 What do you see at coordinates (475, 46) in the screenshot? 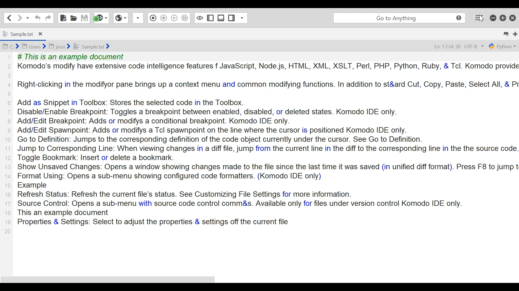
I see `UTF-8` at bounding box center [475, 46].